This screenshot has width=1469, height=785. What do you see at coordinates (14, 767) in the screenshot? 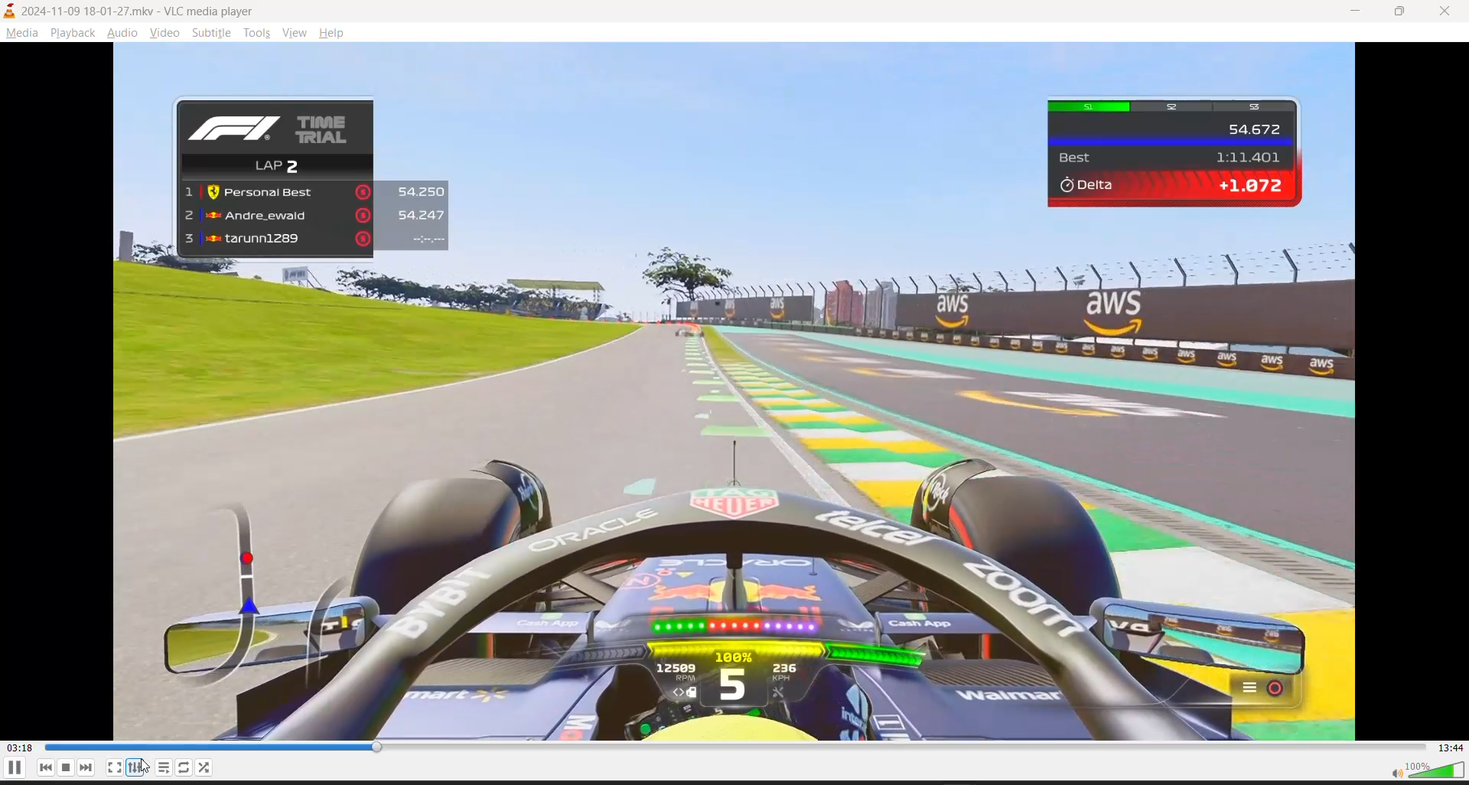
I see `pause` at bounding box center [14, 767].